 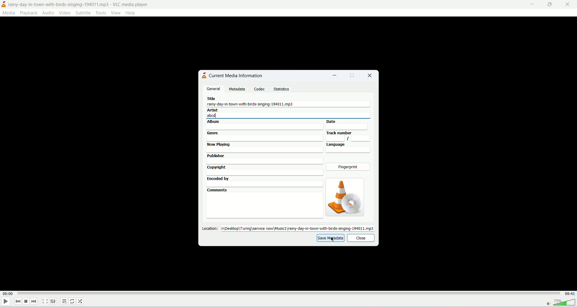 I want to click on language, so click(x=349, y=148).